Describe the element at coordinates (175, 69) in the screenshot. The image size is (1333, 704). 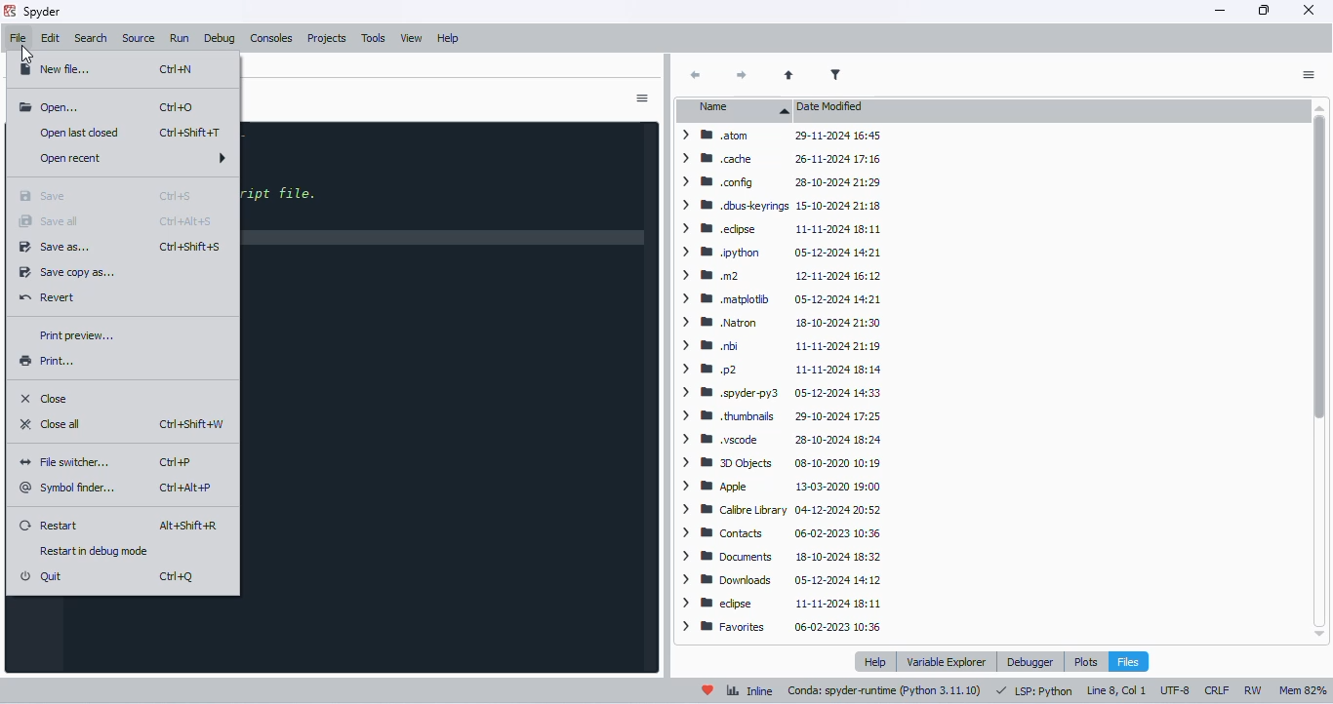
I see `shortcut for new file` at that location.